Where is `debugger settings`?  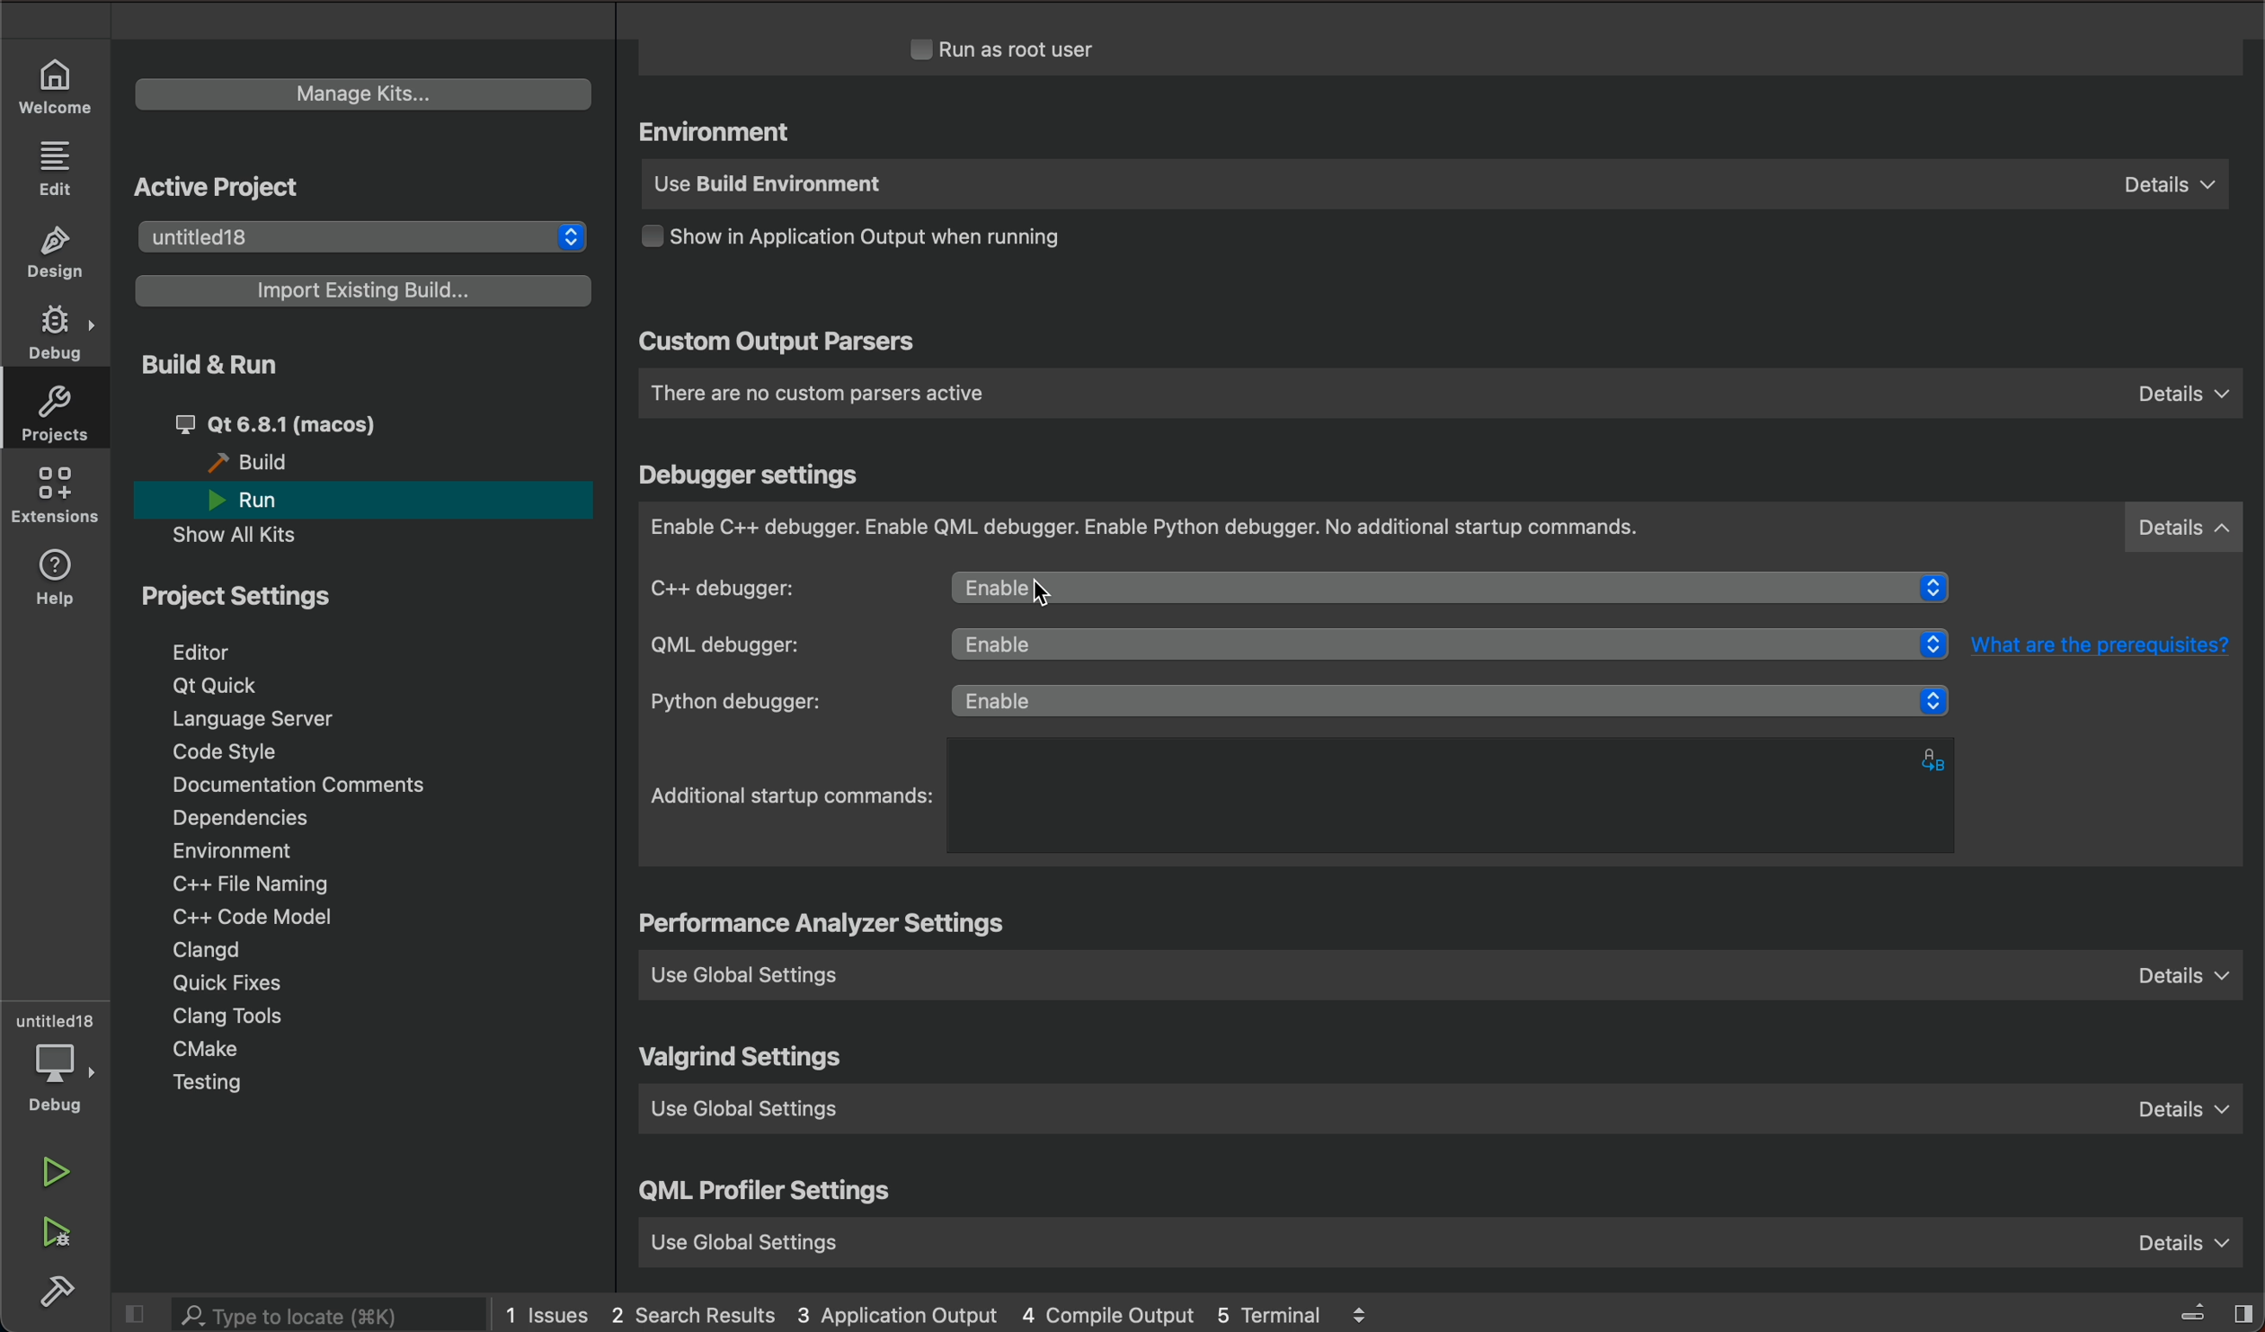 debugger settings is located at coordinates (753, 475).